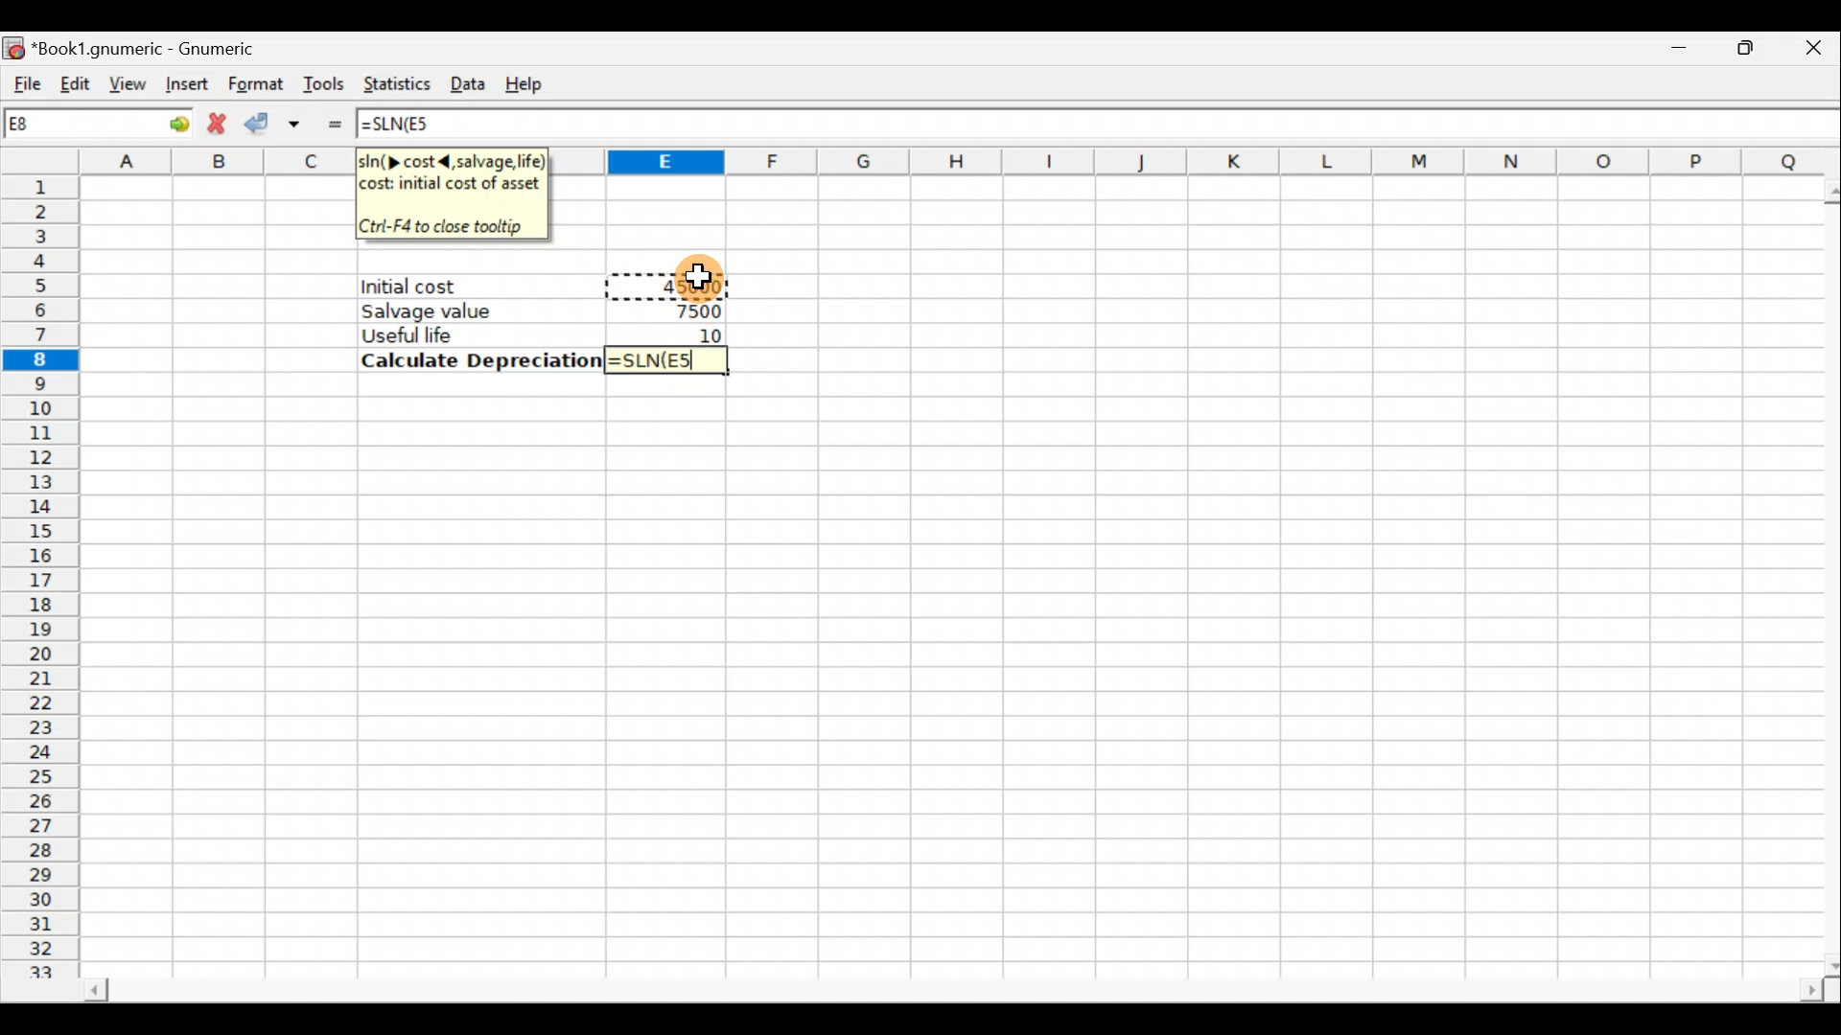  What do you see at coordinates (15, 44) in the screenshot?
I see `Gnumeric logo` at bounding box center [15, 44].